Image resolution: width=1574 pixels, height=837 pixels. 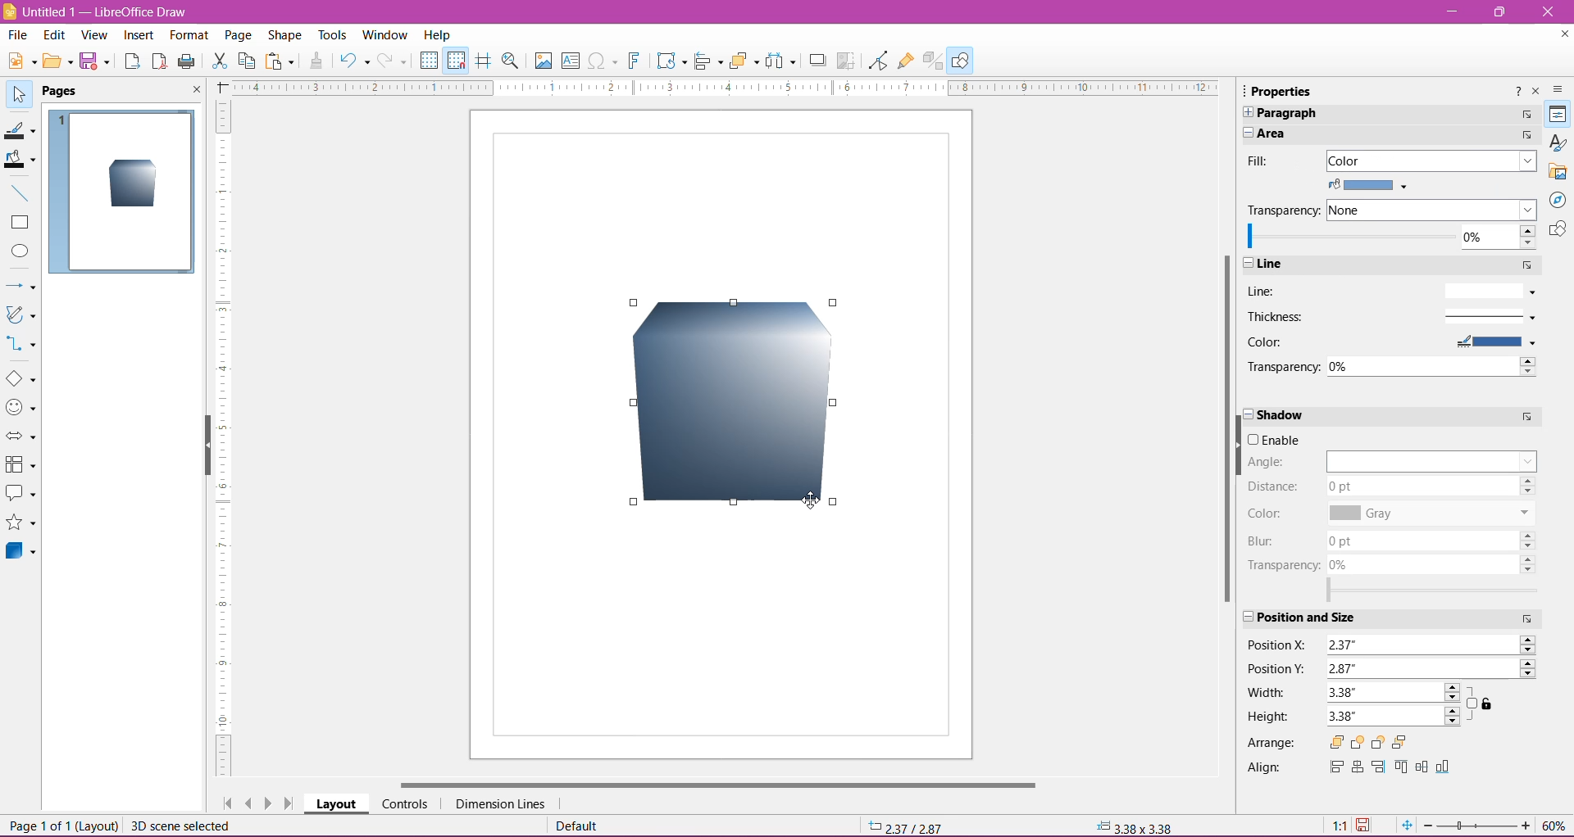 I want to click on Insert Text Box, so click(x=571, y=60).